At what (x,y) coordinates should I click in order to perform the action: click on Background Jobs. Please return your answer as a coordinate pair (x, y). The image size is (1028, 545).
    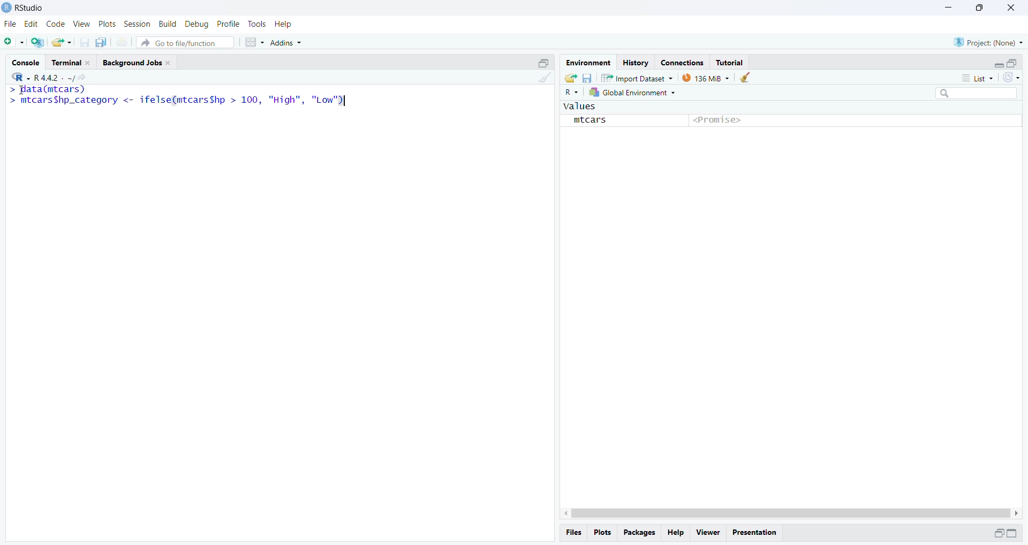
    Looking at the image, I should click on (139, 63).